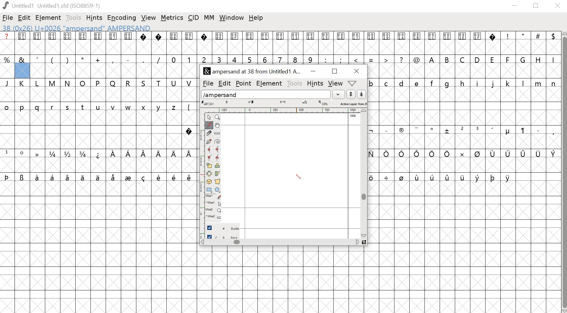  Describe the element at coordinates (244, 83) in the screenshot. I see `point` at that location.